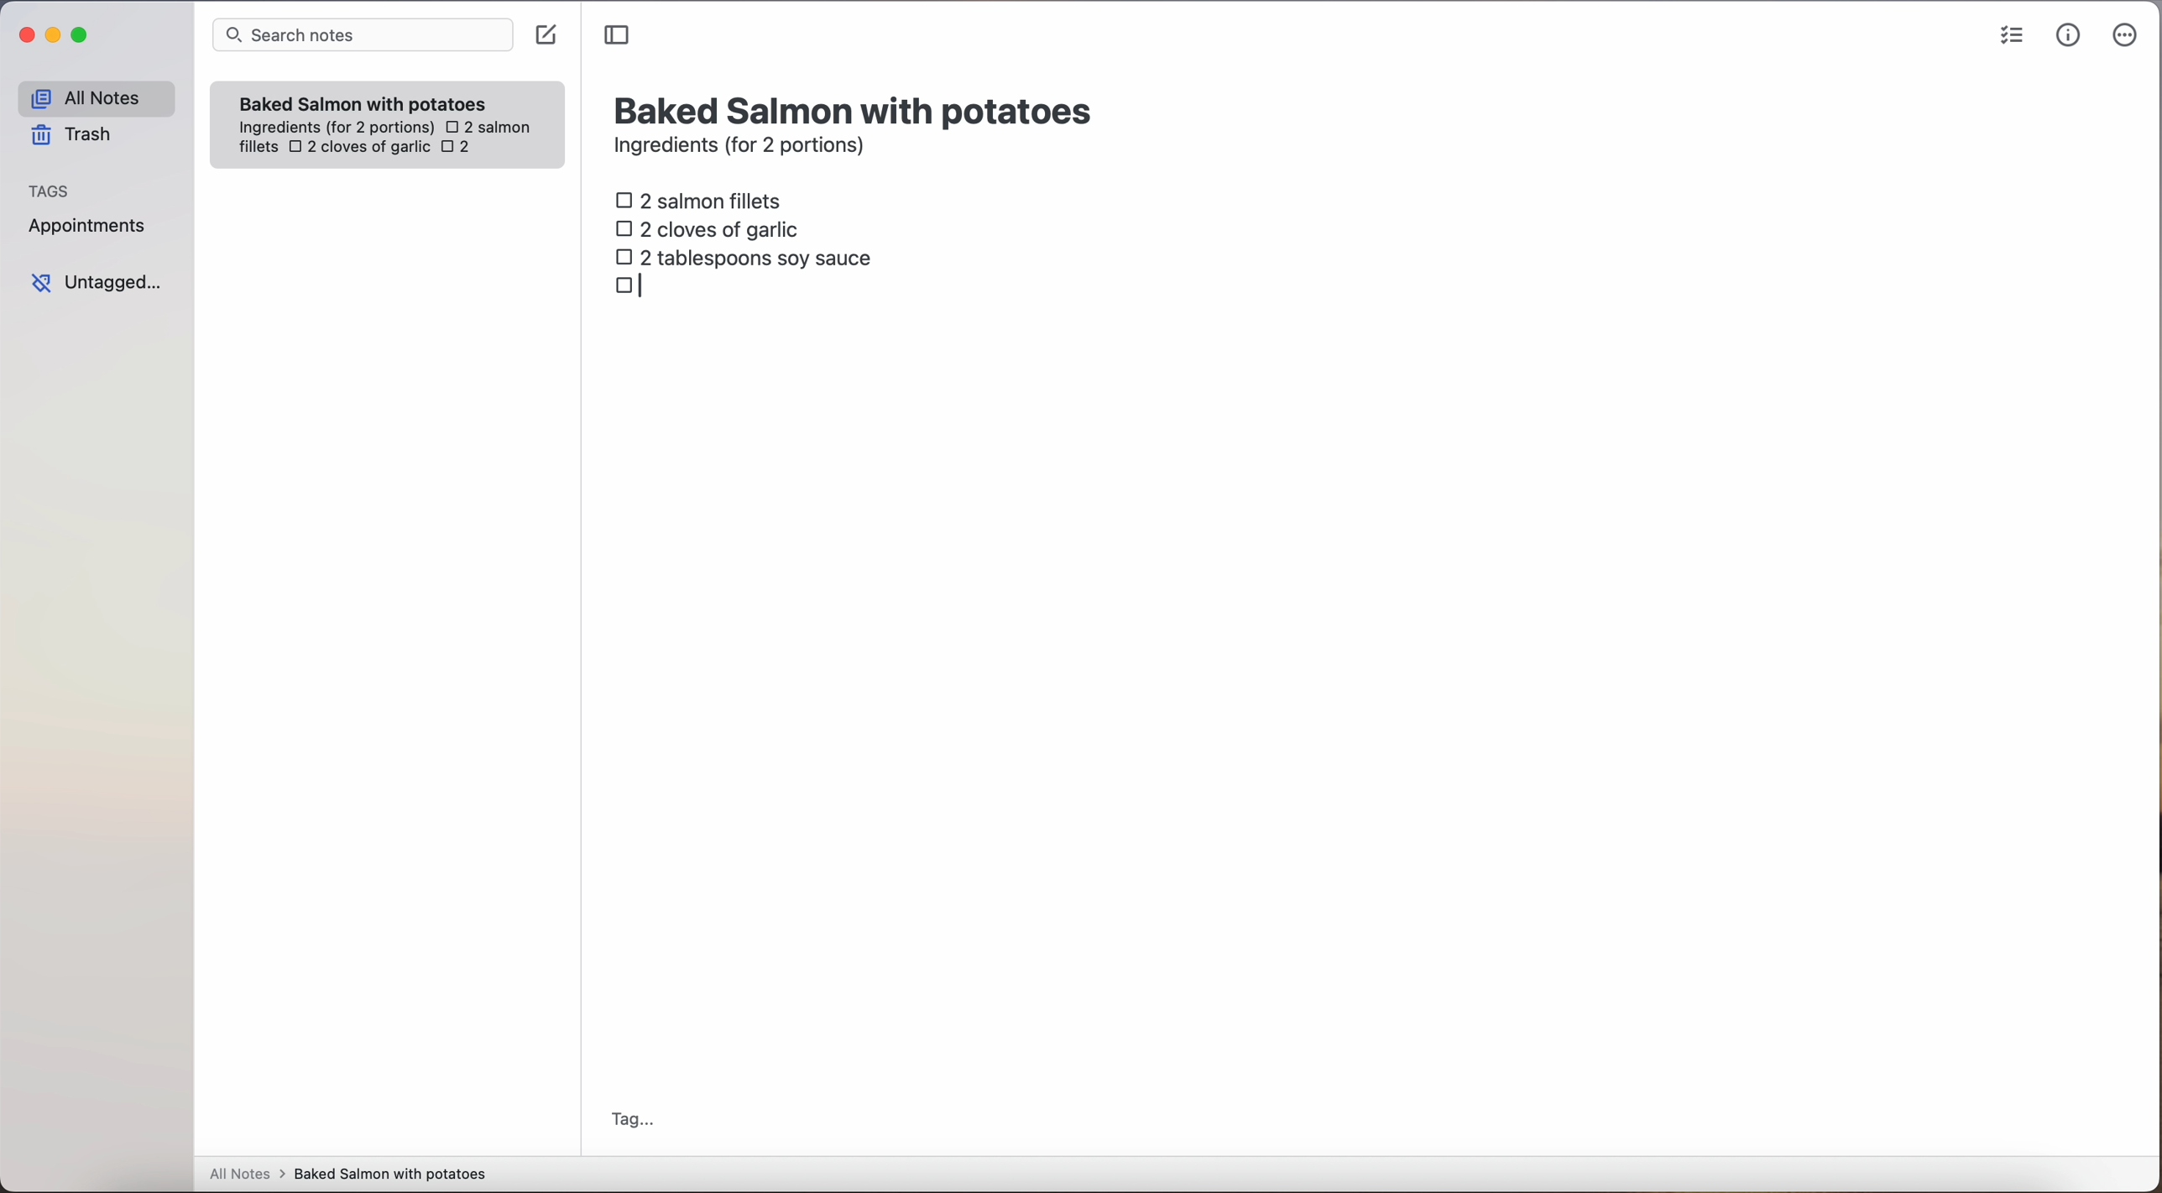 This screenshot has height=1193, width=2162. What do you see at coordinates (486, 124) in the screenshot?
I see `2 salmon` at bounding box center [486, 124].